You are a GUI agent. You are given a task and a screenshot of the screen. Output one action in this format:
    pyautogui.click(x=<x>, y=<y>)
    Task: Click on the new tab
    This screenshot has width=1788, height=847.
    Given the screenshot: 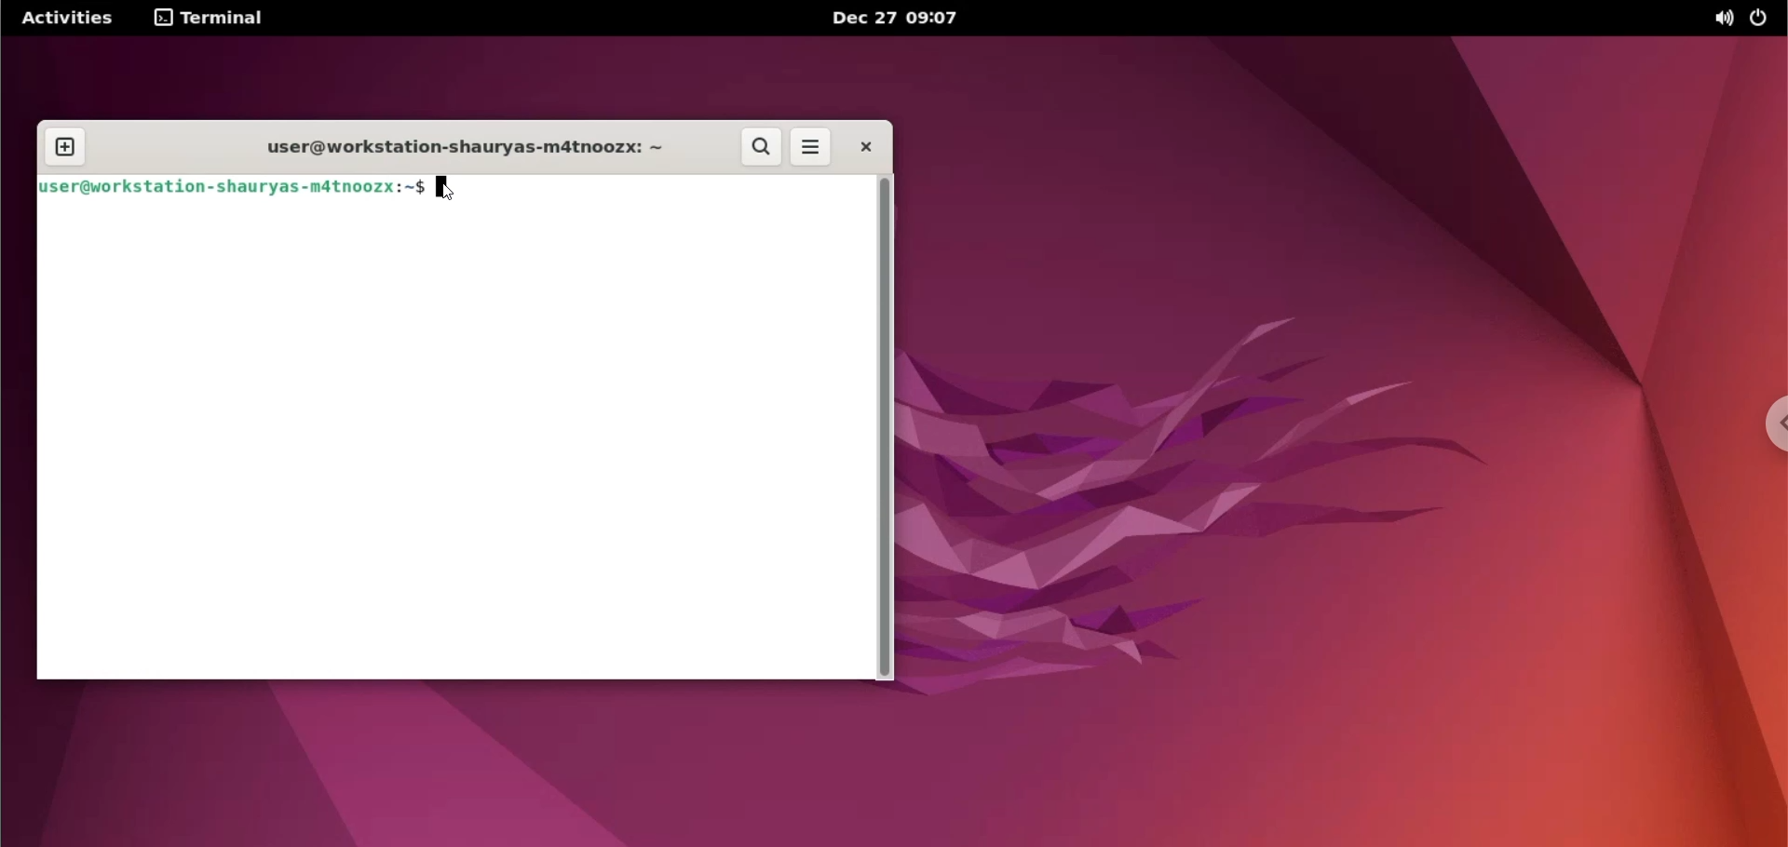 What is the action you would take?
    pyautogui.click(x=59, y=148)
    